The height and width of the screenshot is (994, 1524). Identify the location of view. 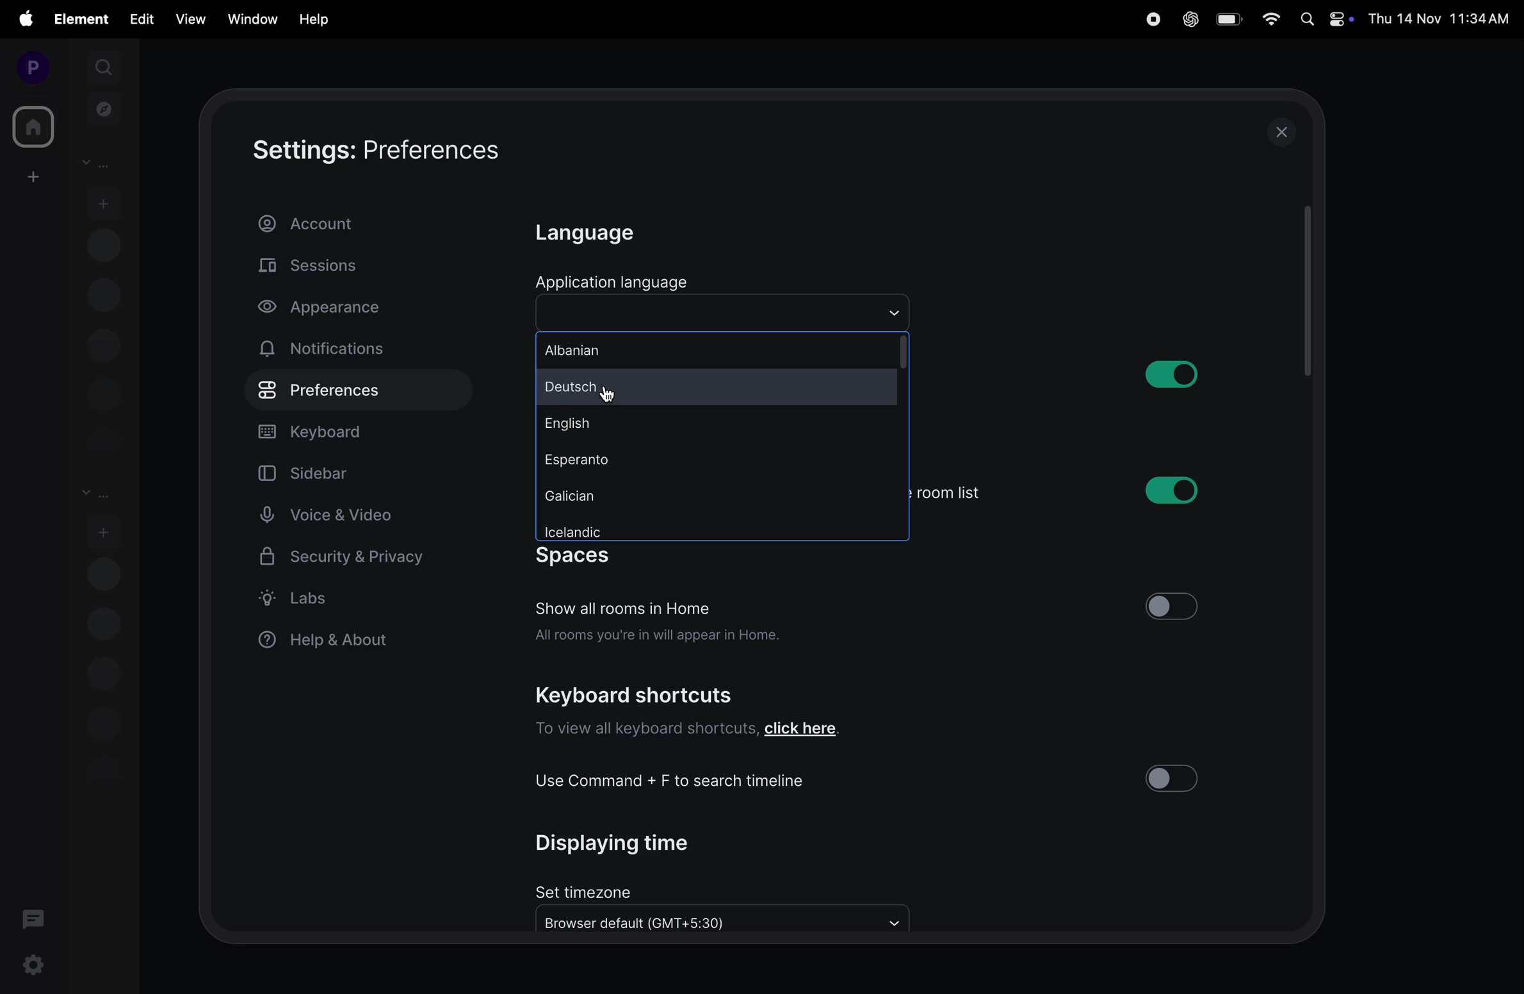
(189, 19).